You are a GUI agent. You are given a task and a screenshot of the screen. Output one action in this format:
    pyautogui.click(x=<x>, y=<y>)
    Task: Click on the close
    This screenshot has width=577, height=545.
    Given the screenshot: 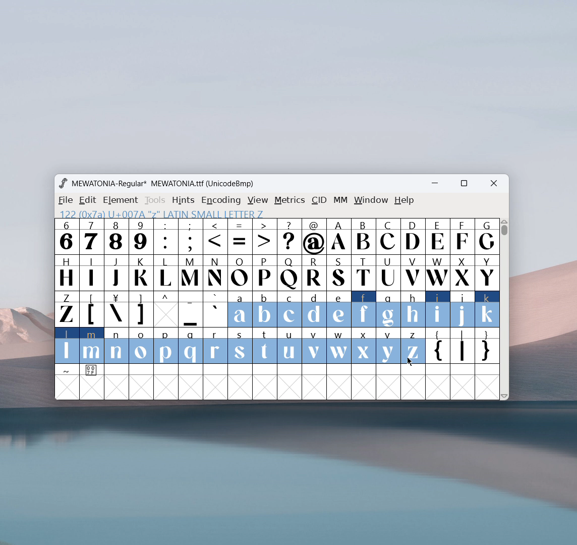 What is the action you would take?
    pyautogui.click(x=494, y=184)
    